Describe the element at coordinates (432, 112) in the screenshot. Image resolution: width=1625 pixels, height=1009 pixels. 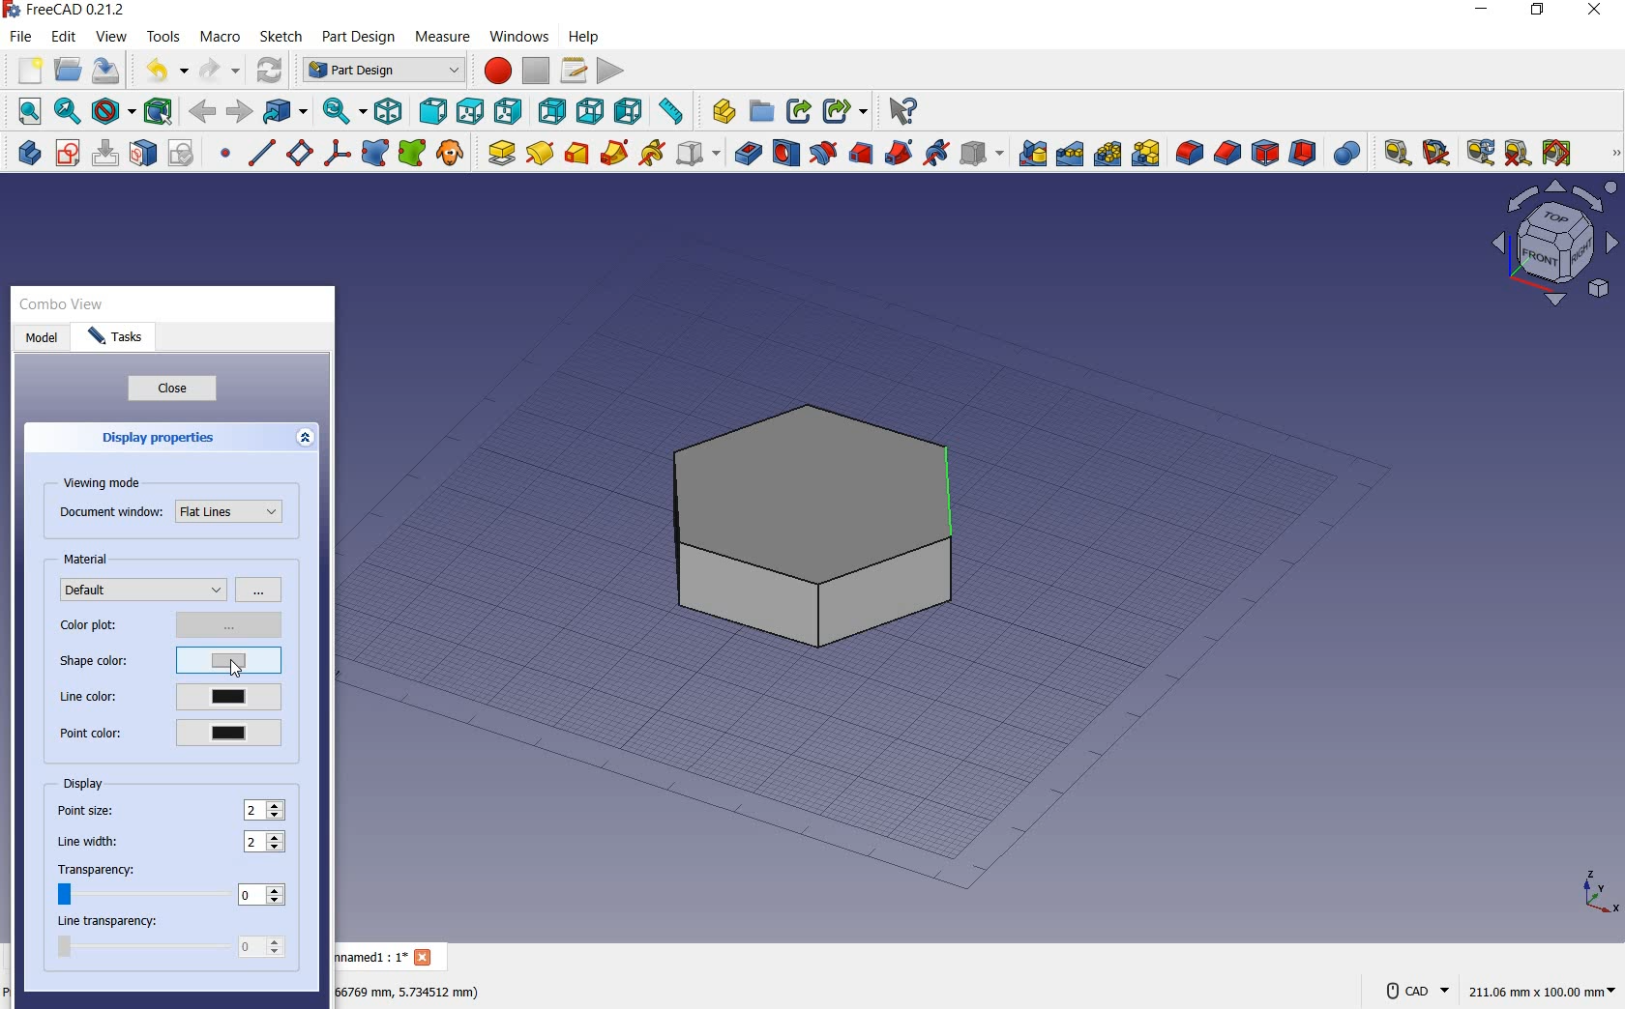
I see `front` at that location.